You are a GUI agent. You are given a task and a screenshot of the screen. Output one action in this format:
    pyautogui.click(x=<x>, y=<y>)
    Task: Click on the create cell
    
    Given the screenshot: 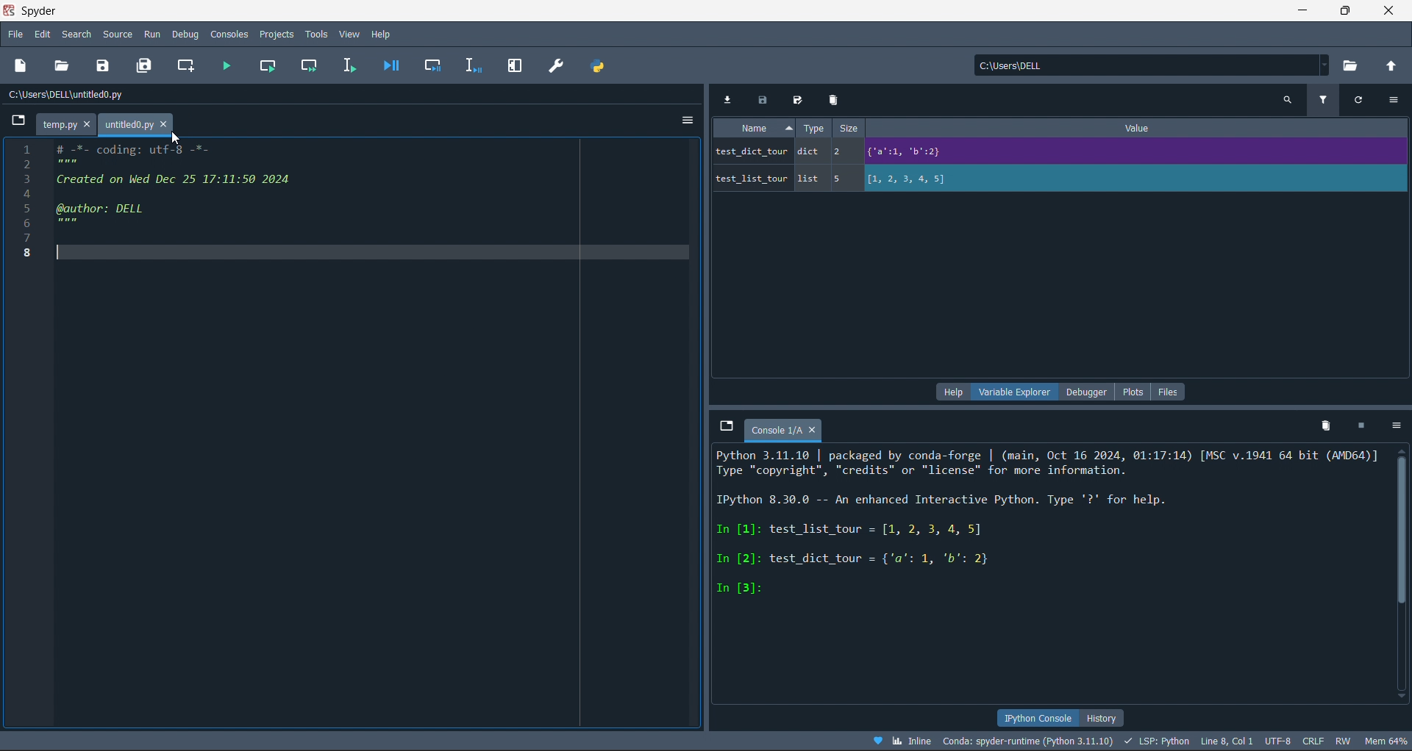 What is the action you would take?
    pyautogui.click(x=185, y=65)
    